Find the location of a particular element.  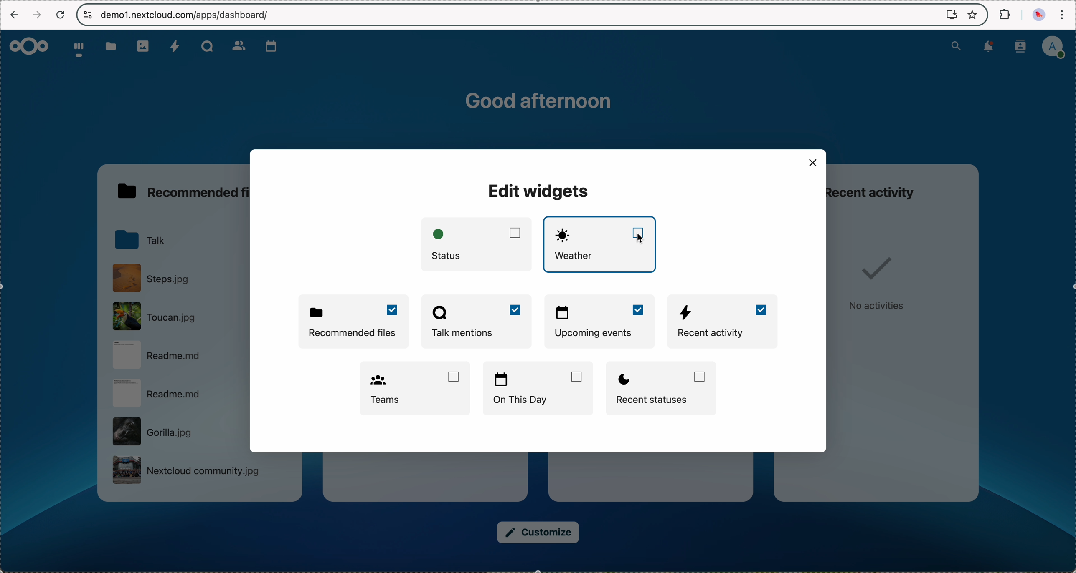

click on weather is located at coordinates (601, 244).